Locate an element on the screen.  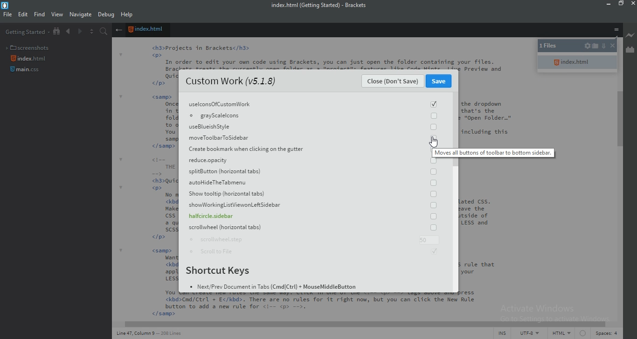
close is located at coordinates (393, 82).